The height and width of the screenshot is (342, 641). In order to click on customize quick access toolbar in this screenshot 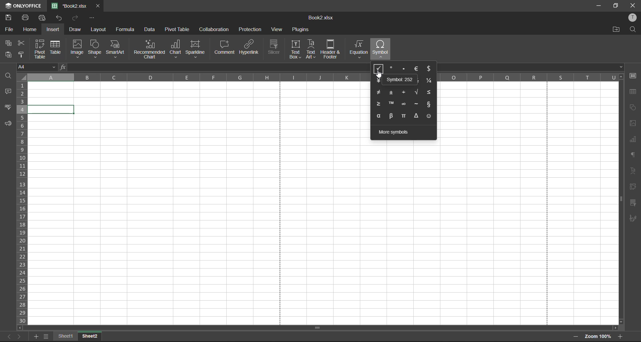, I will do `click(90, 18)`.